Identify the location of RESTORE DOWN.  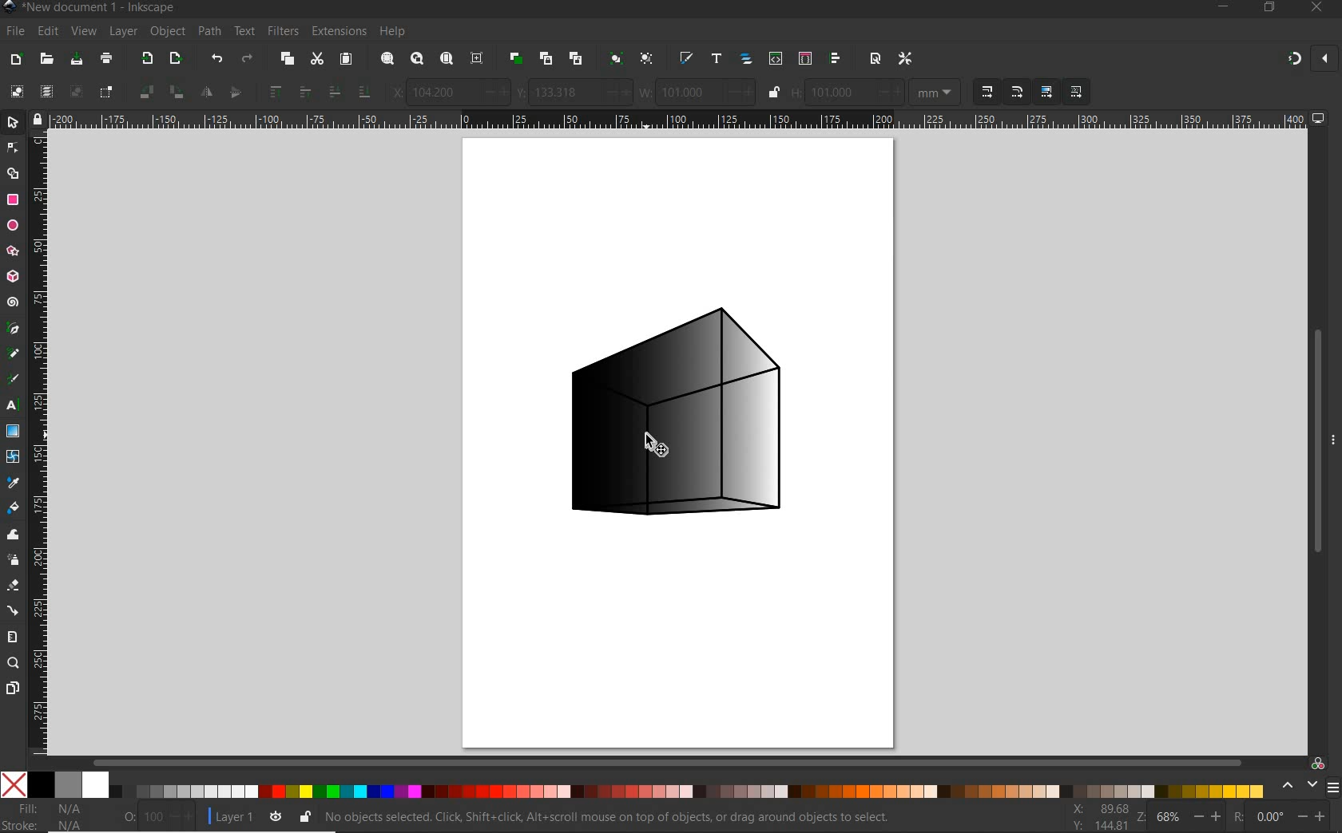
(1268, 7).